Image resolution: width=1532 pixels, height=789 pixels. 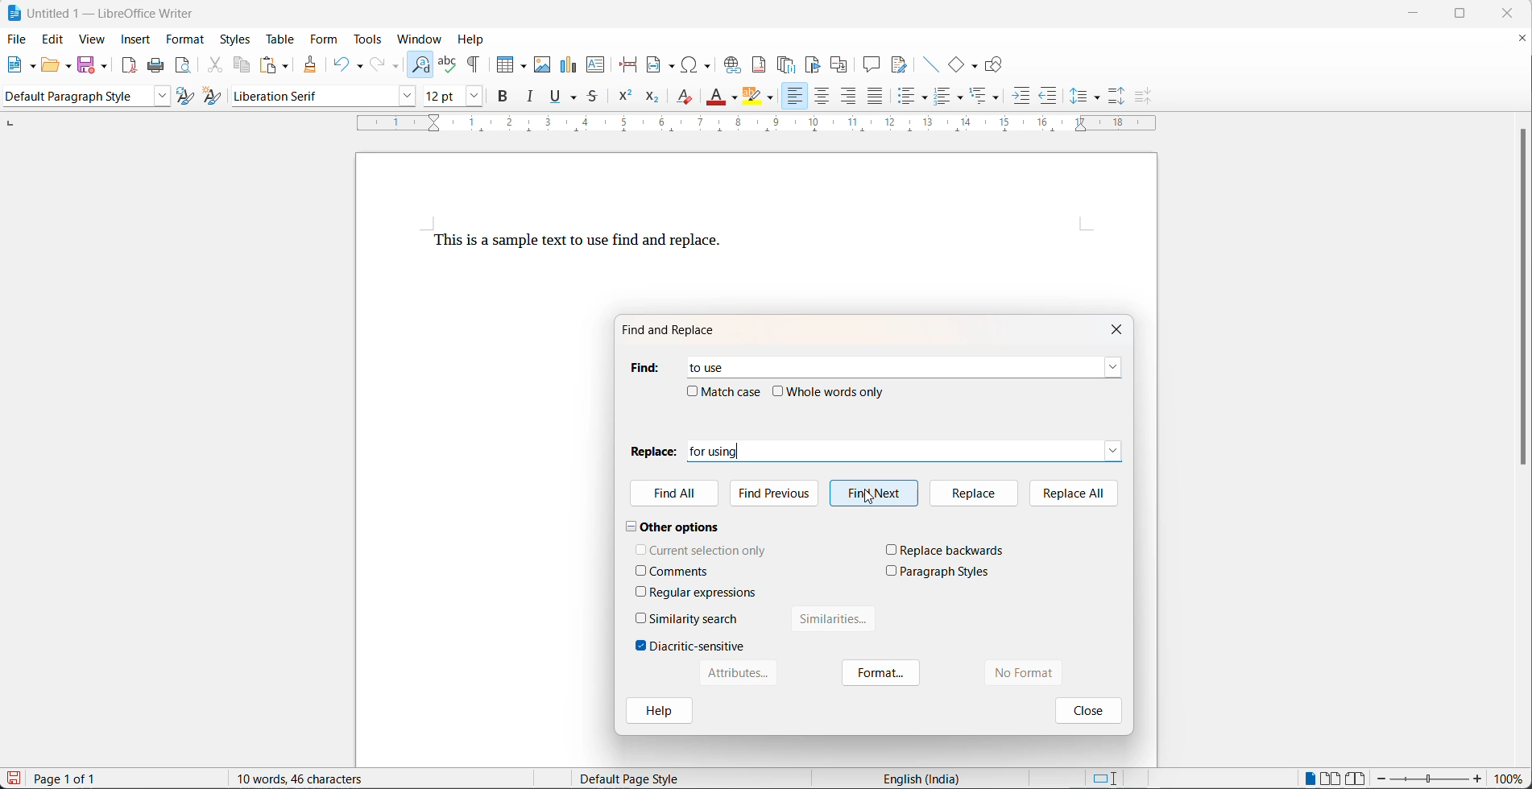 What do you see at coordinates (17, 68) in the screenshot?
I see `new file` at bounding box center [17, 68].